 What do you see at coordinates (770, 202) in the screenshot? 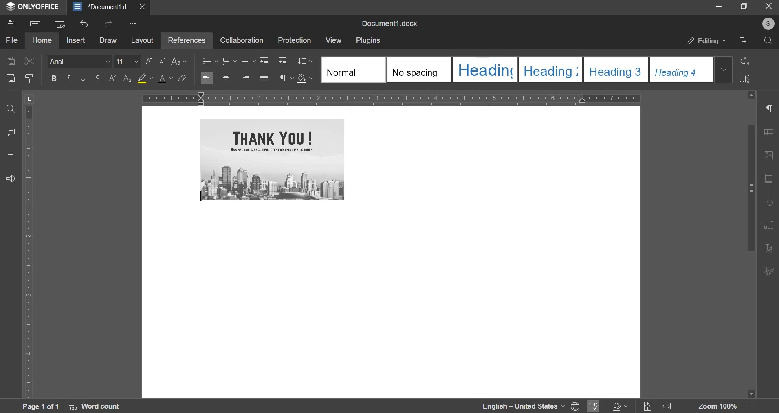
I see `rotate` at bounding box center [770, 202].